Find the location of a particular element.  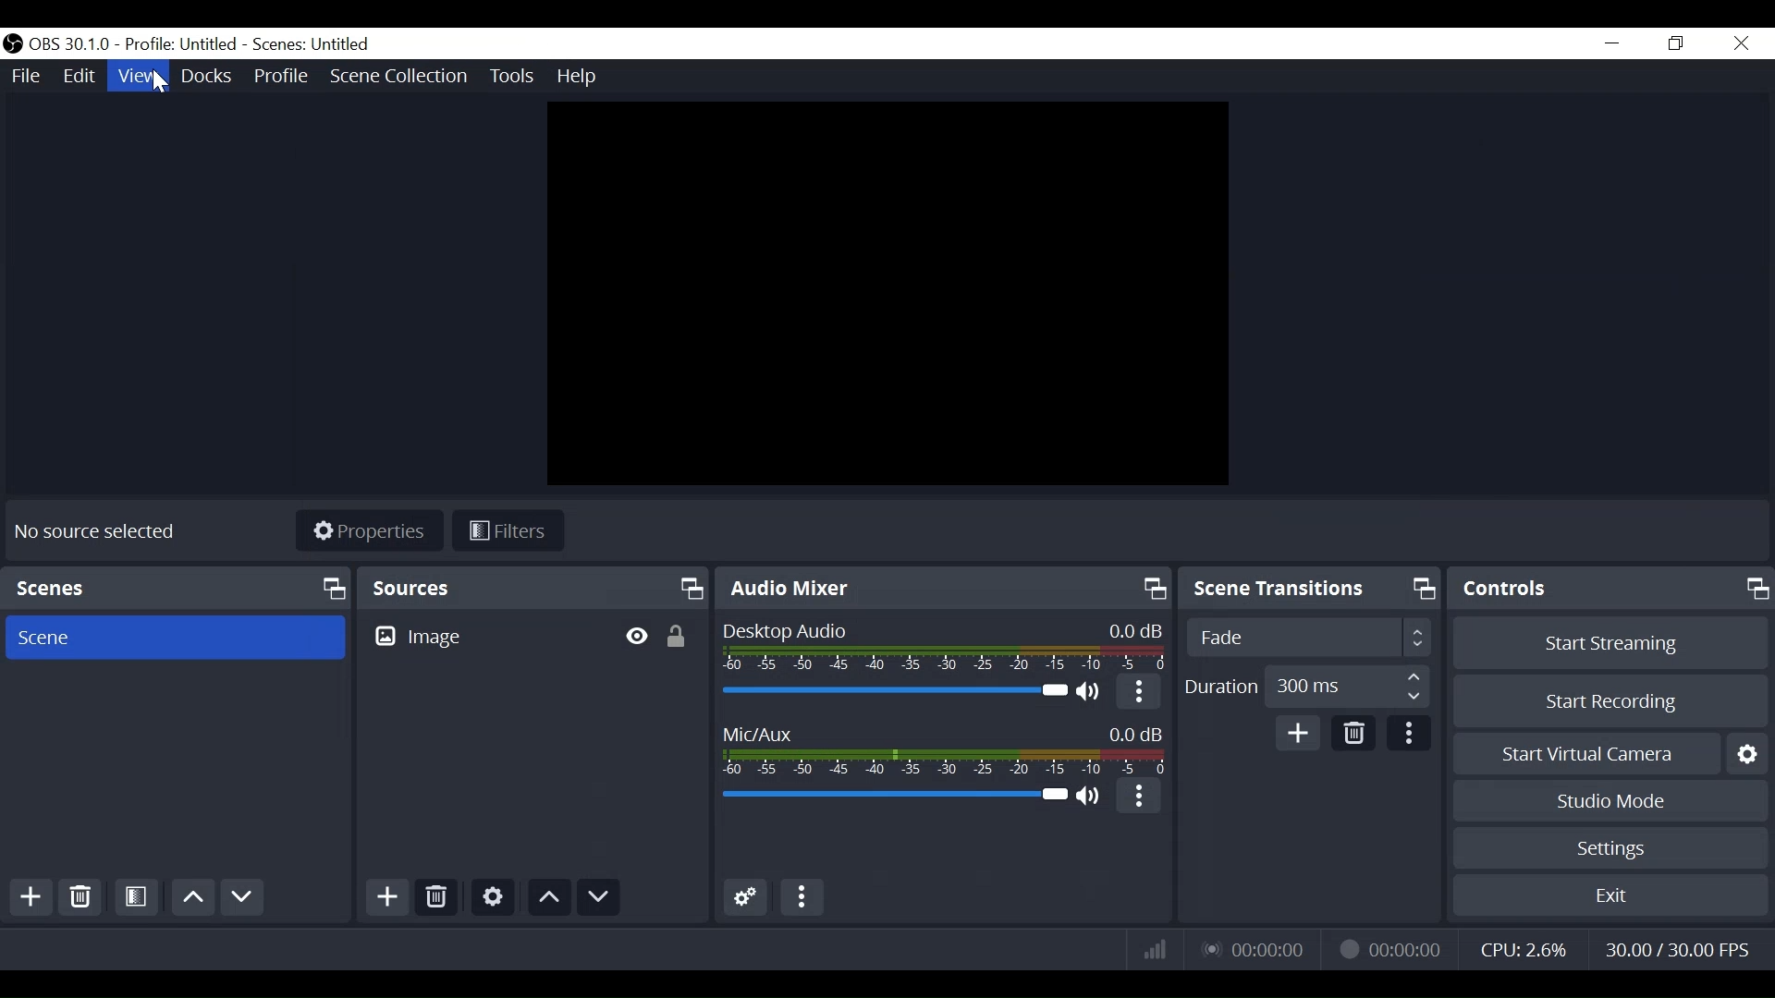

(un)mute is located at coordinates (1090, 800).